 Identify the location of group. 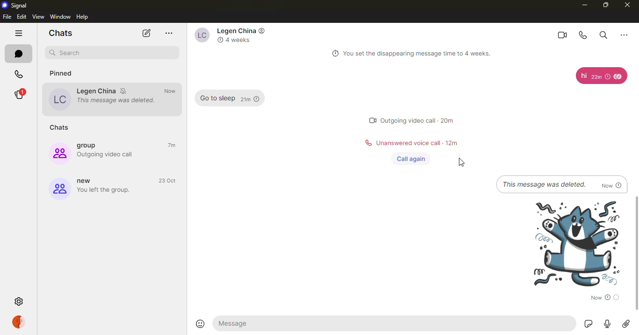
(90, 145).